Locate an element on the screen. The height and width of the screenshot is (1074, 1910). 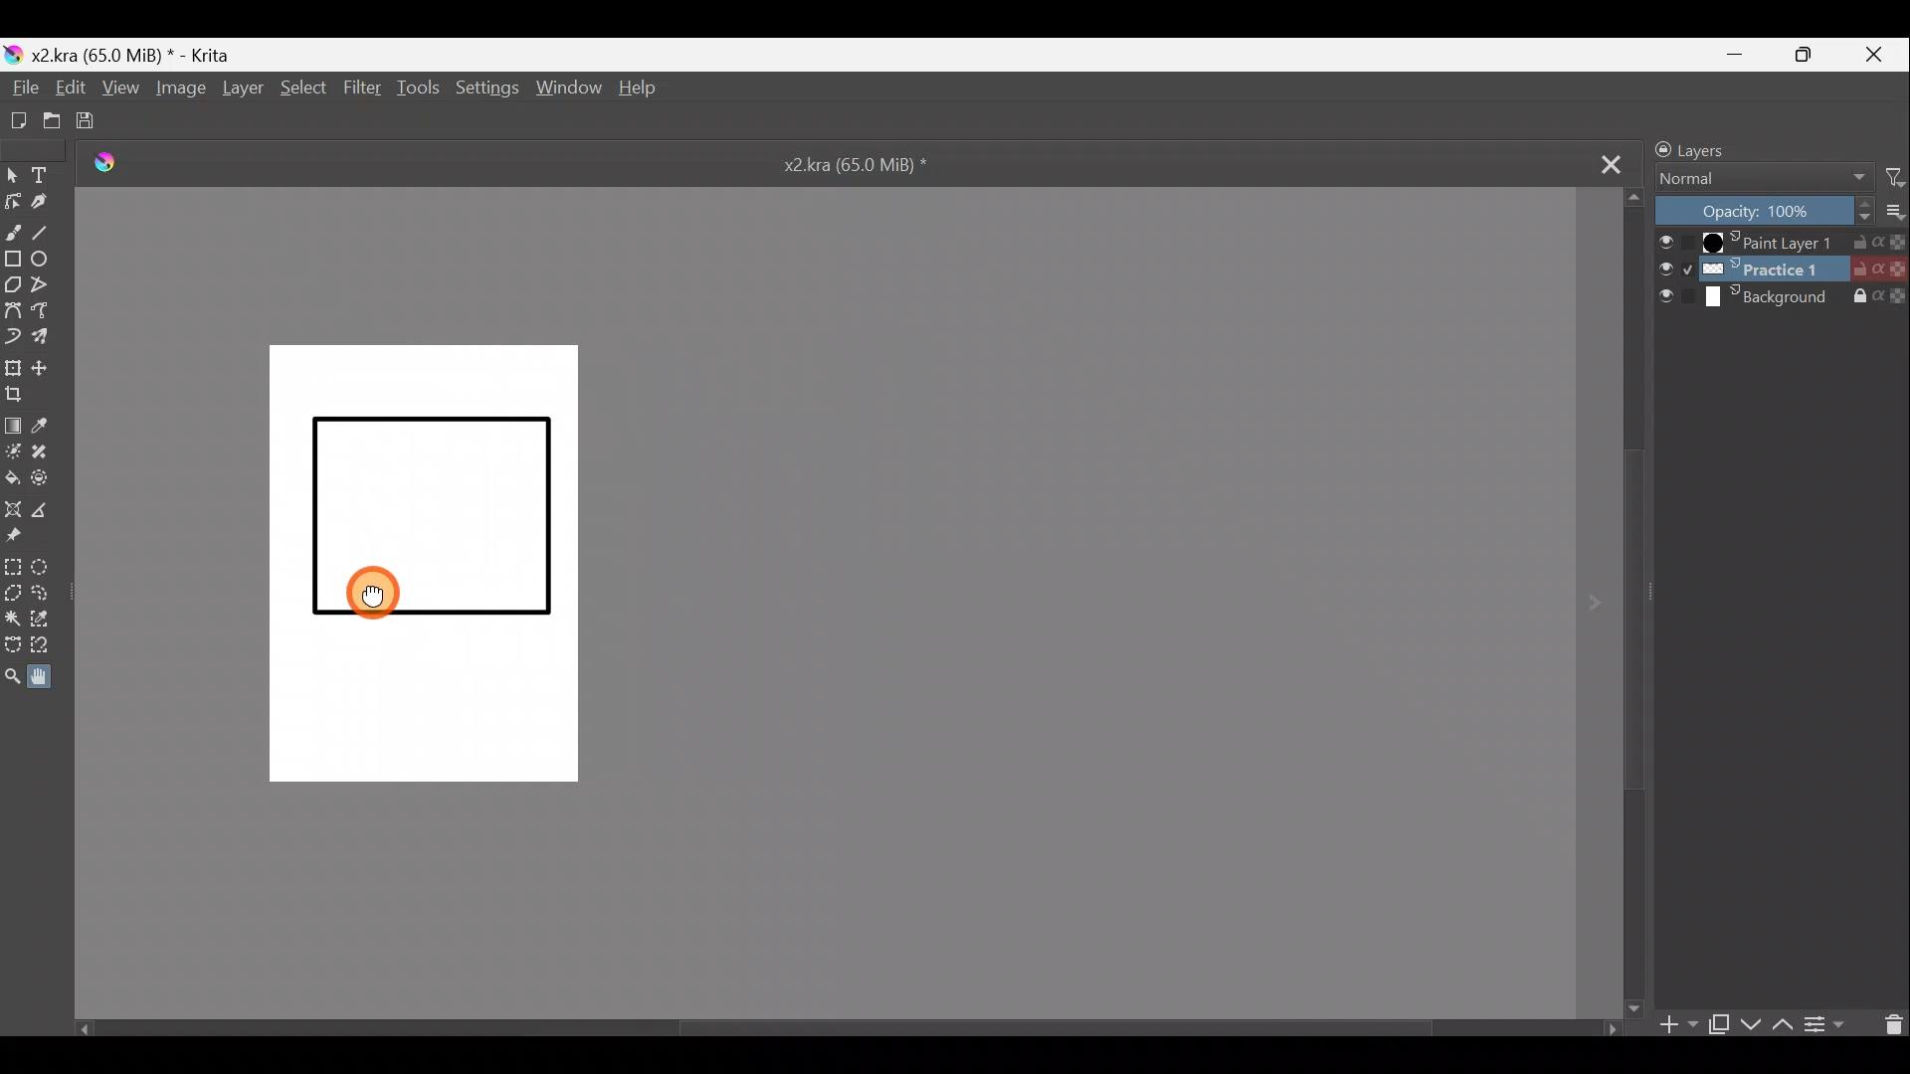
Save is located at coordinates (94, 122).